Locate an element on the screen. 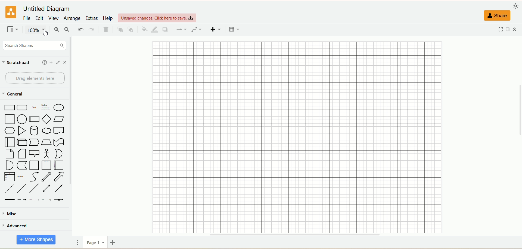  circle is located at coordinates (22, 119).